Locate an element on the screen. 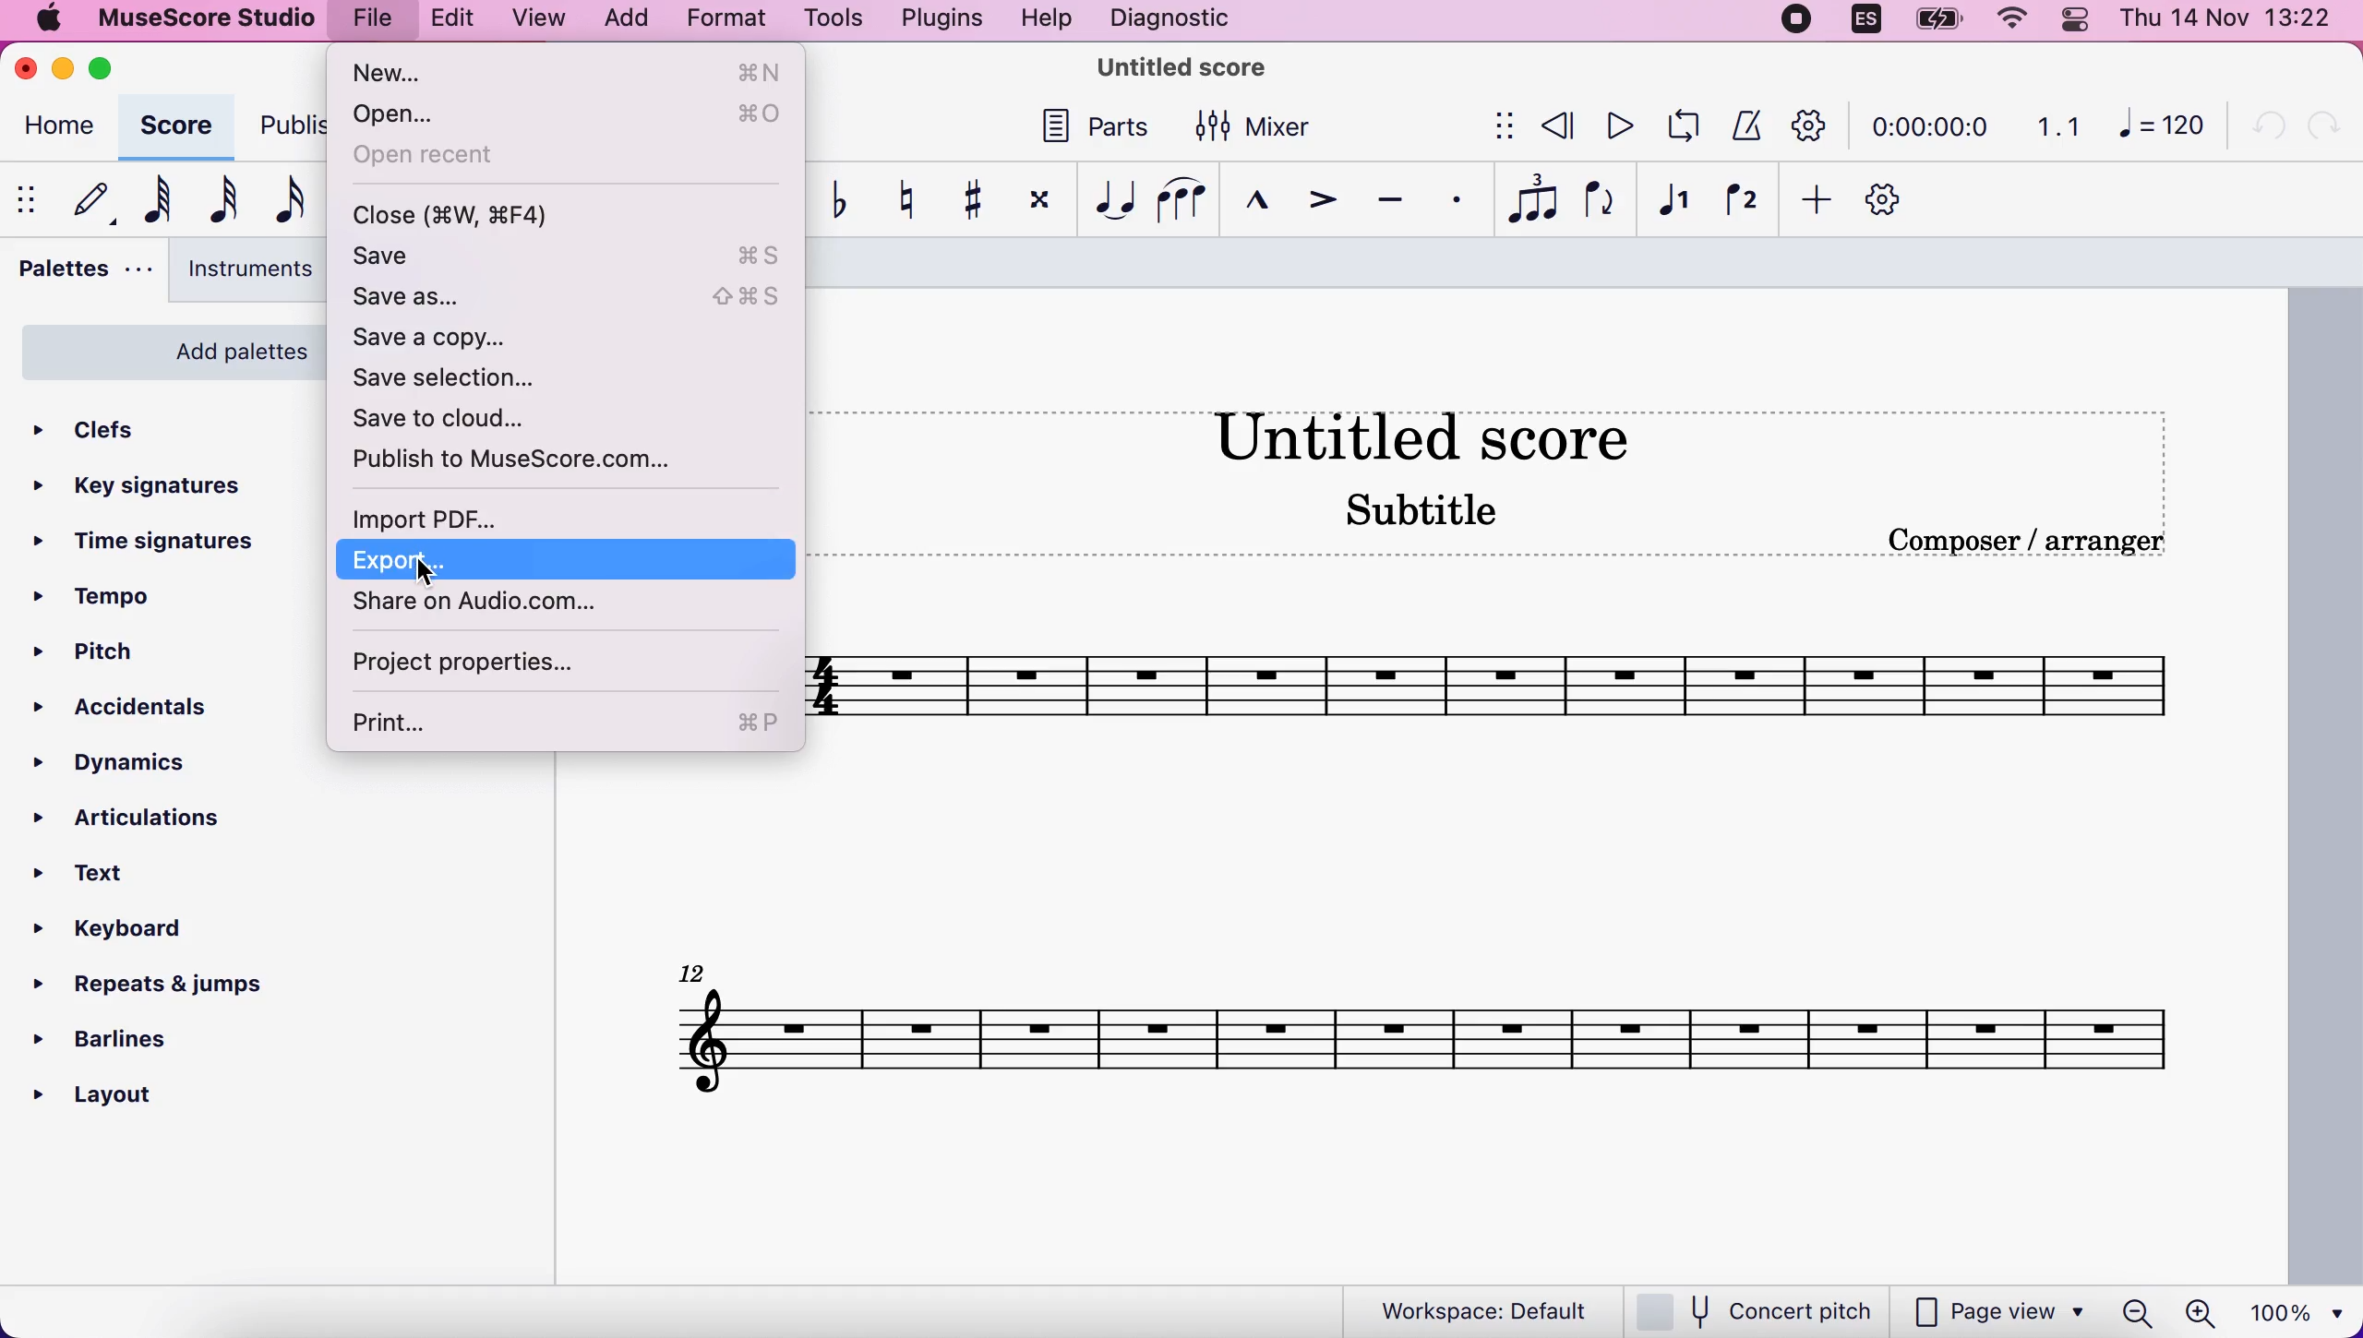  tempo is located at coordinates (124, 593).